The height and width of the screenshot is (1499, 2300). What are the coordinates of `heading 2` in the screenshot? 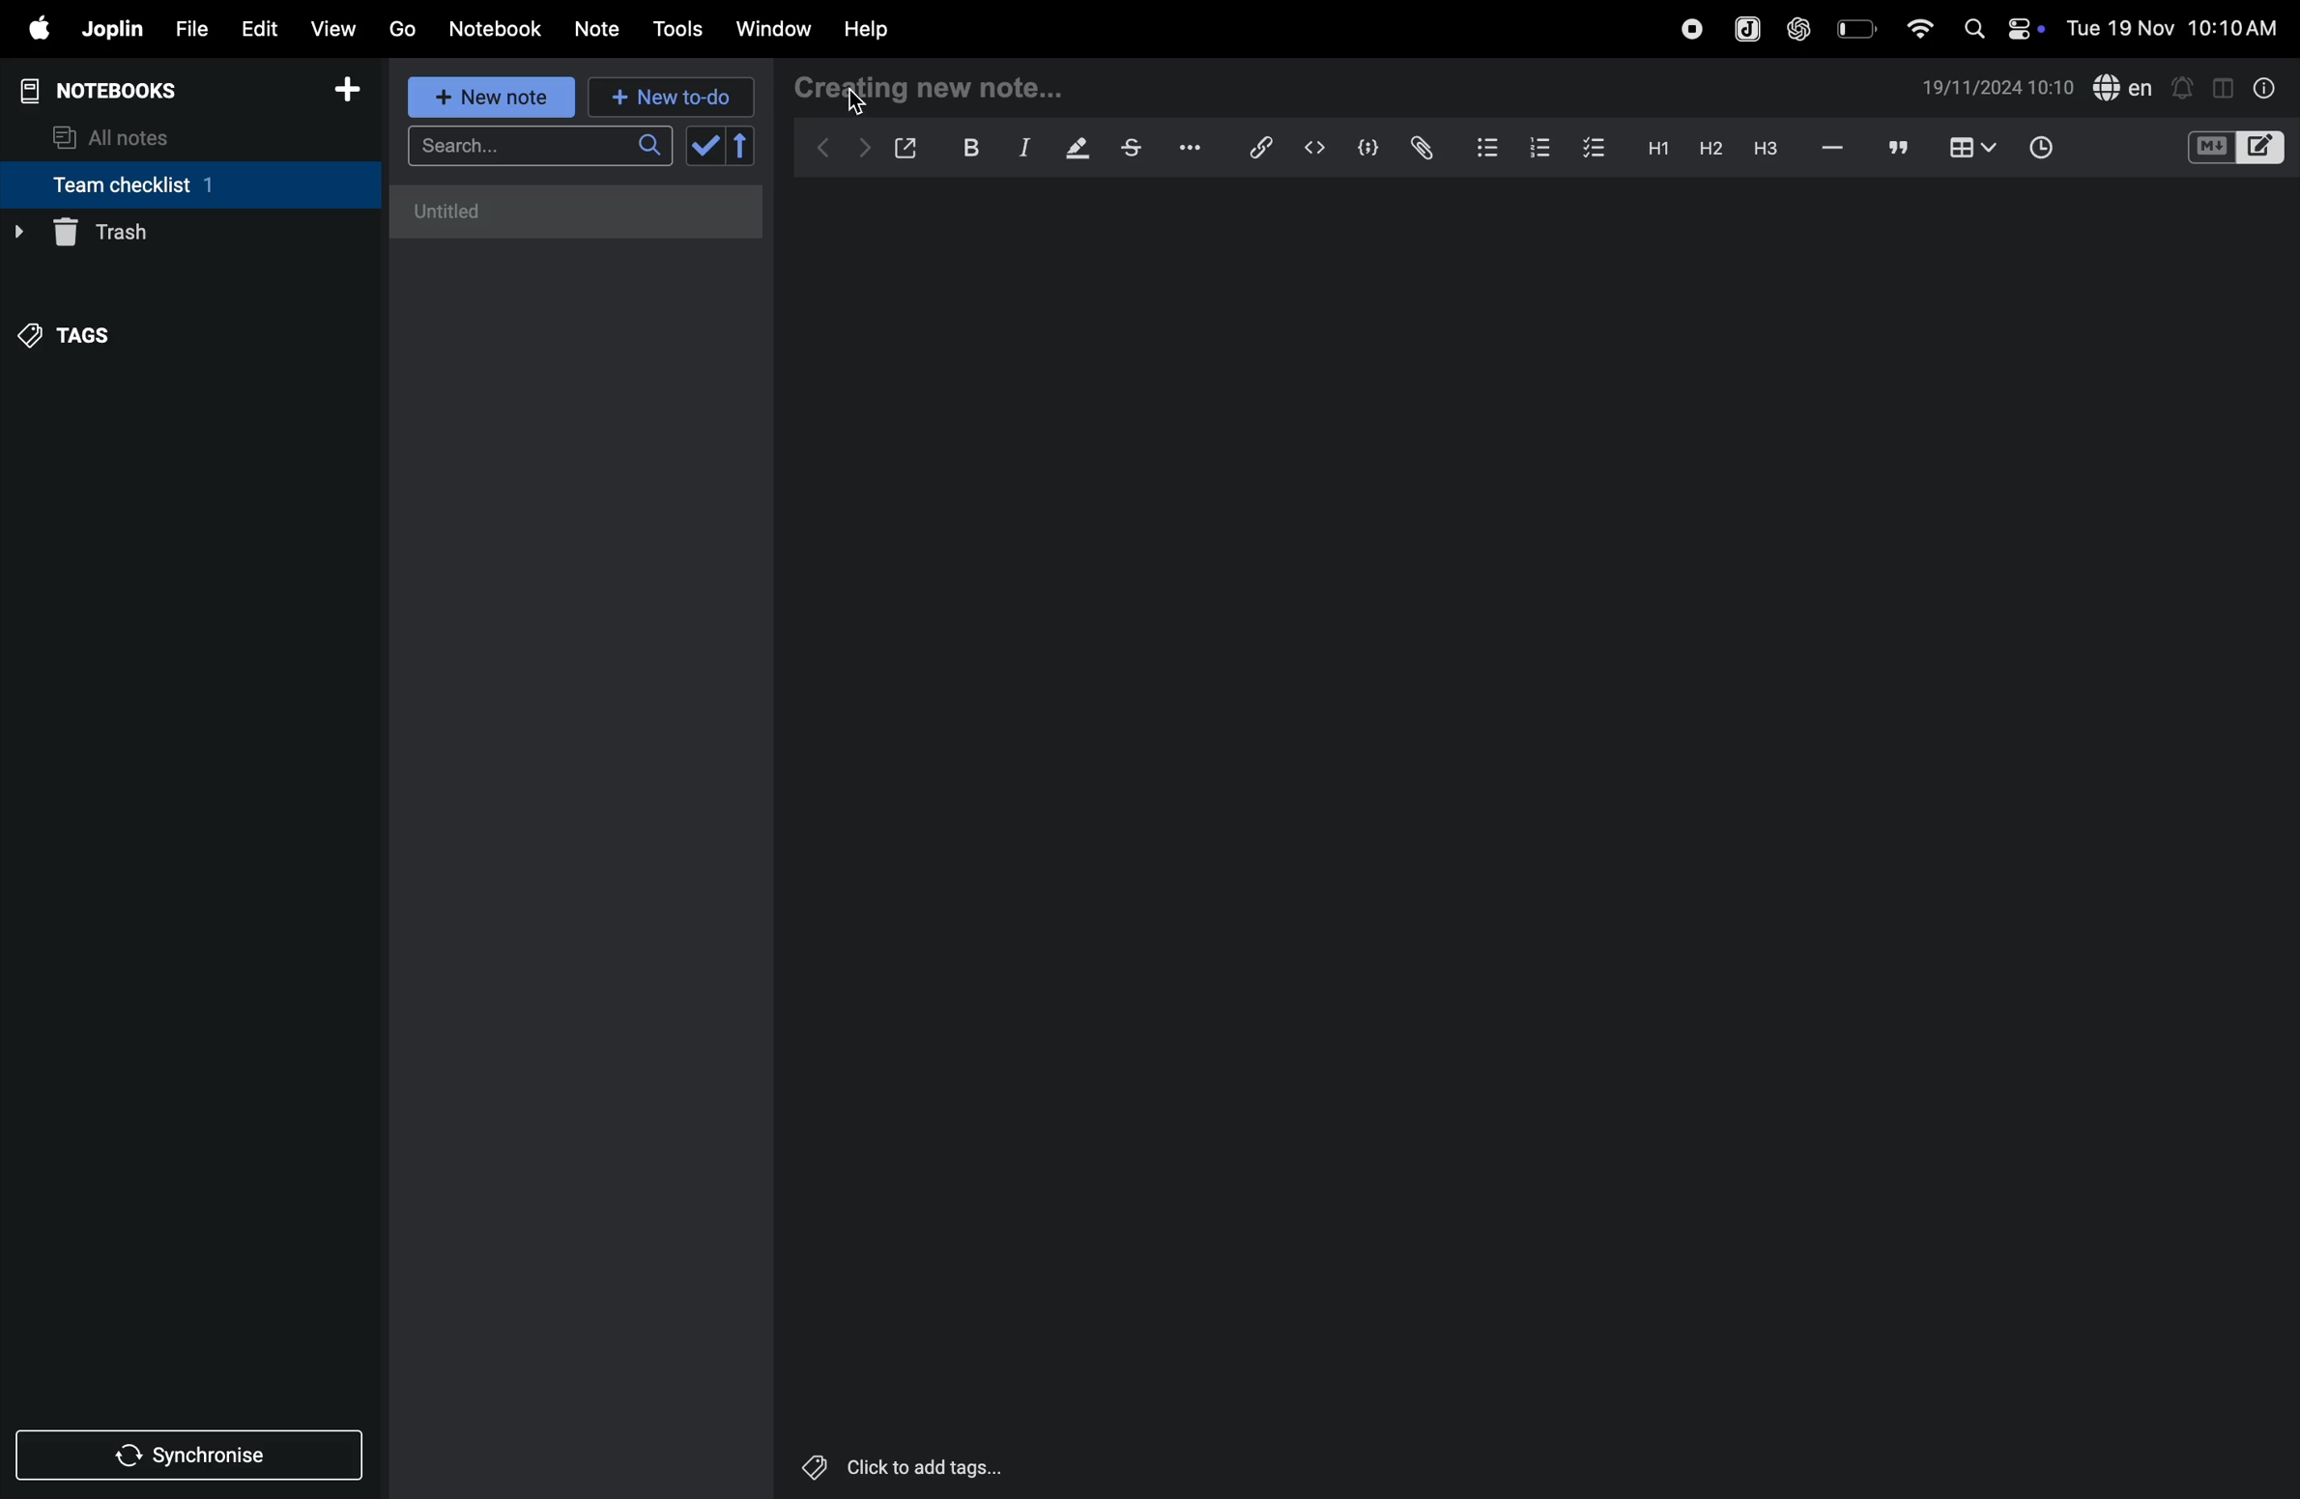 It's located at (1706, 148).